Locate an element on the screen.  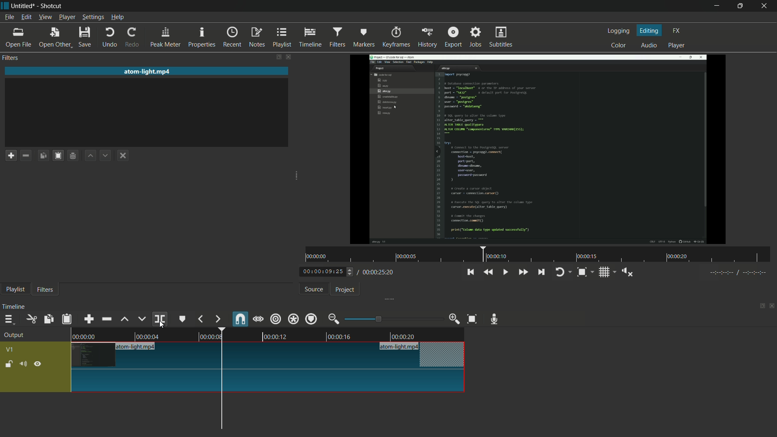
show volume control is located at coordinates (627, 272).